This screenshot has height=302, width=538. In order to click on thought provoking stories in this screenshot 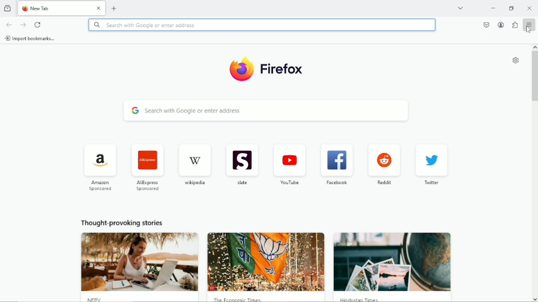, I will do `click(121, 222)`.